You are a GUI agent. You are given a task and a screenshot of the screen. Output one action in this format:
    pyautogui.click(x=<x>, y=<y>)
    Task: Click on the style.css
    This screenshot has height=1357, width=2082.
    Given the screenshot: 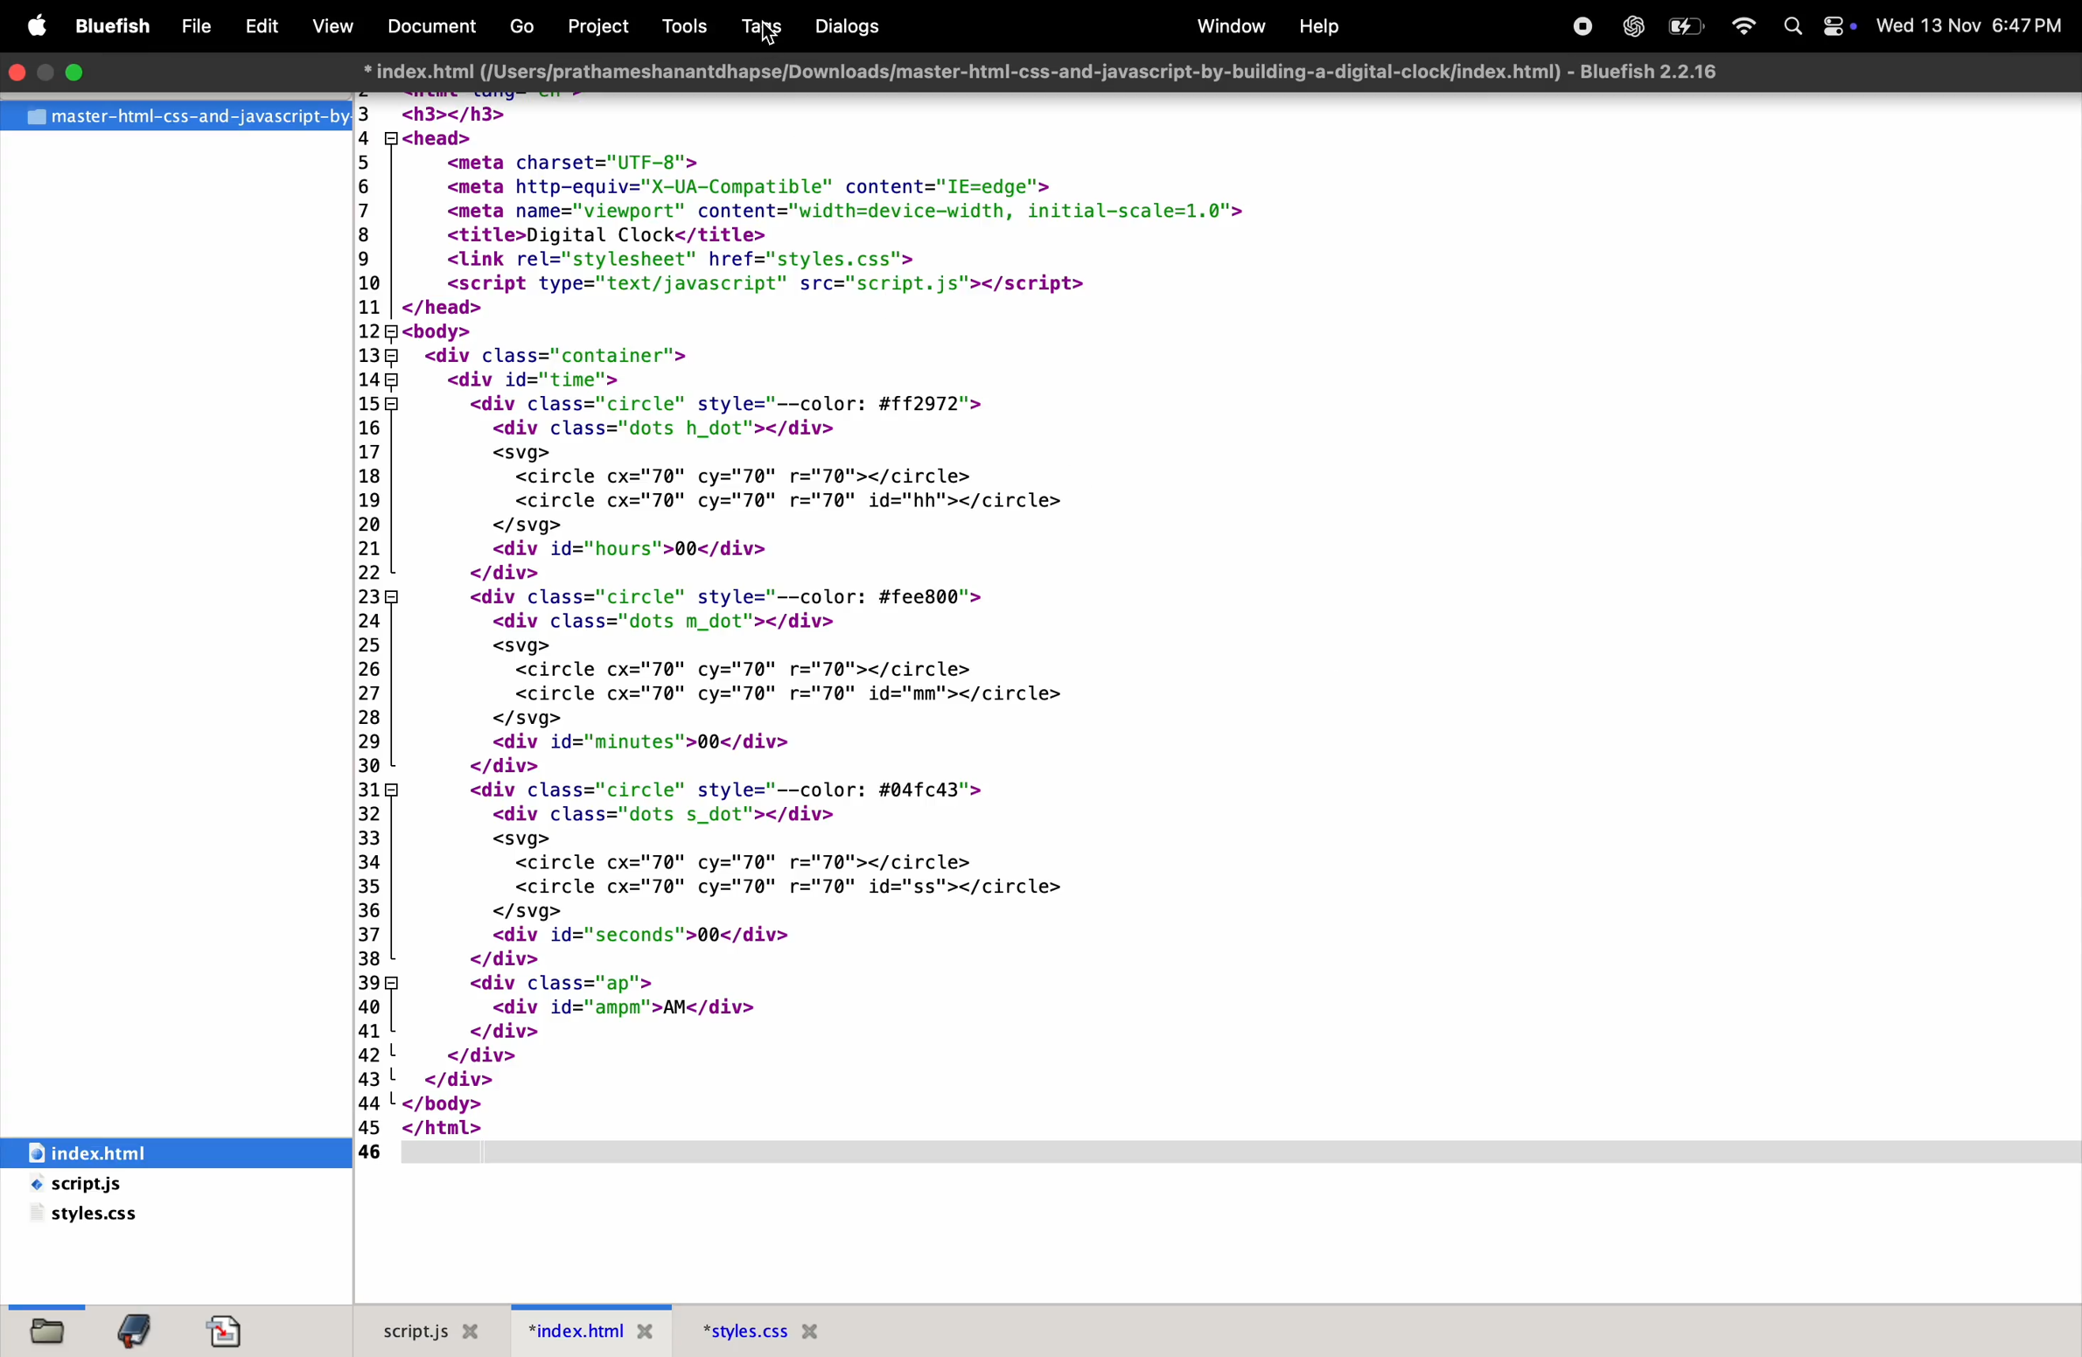 What is the action you would take?
    pyautogui.click(x=133, y=1215)
    